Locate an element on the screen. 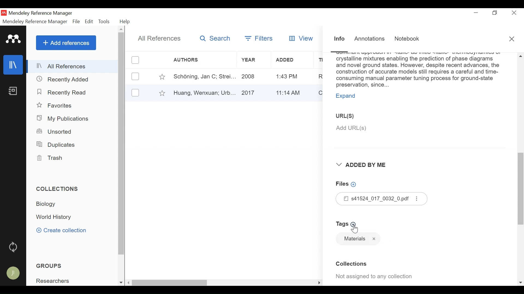 The image size is (524, 294). Tag name is located at coordinates (374, 240).